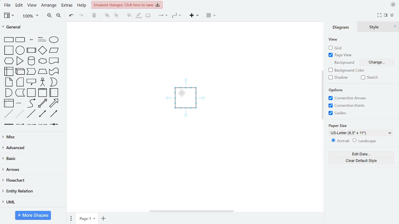 The image size is (399, 224). What do you see at coordinates (336, 48) in the screenshot?
I see `grid` at bounding box center [336, 48].